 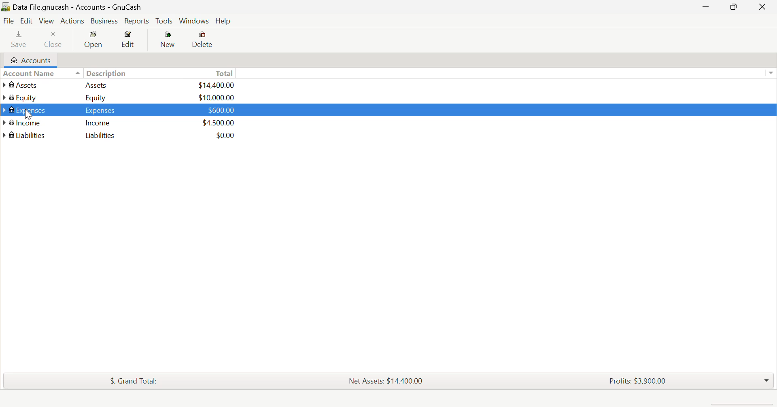 What do you see at coordinates (386, 381) in the screenshot?
I see `Assets` at bounding box center [386, 381].